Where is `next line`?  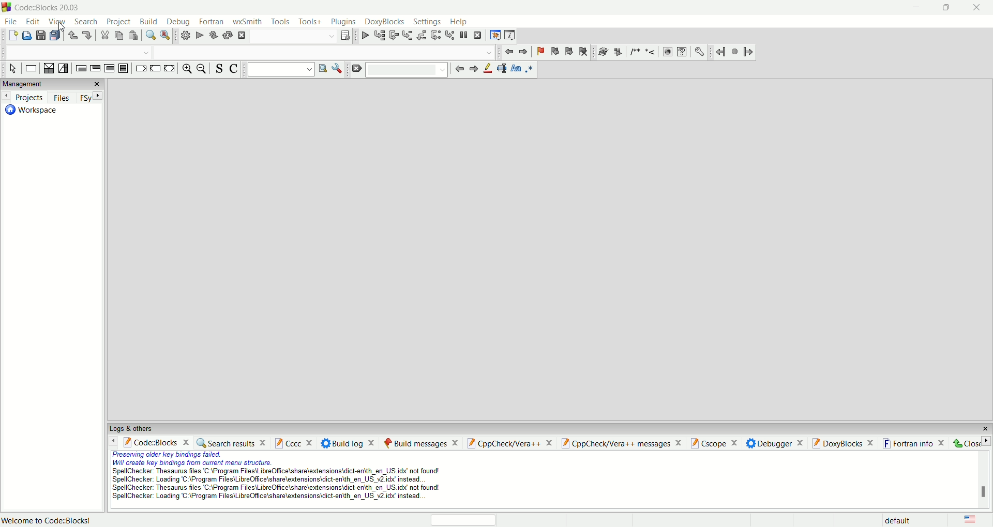 next line is located at coordinates (393, 36).